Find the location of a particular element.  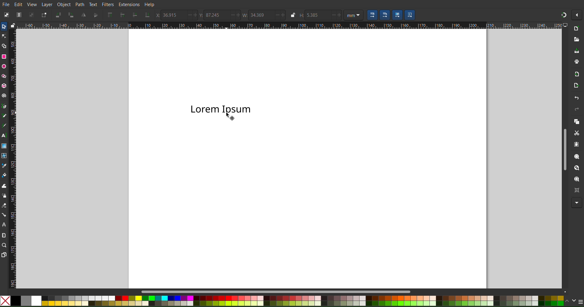

Copy is located at coordinates (575, 122).